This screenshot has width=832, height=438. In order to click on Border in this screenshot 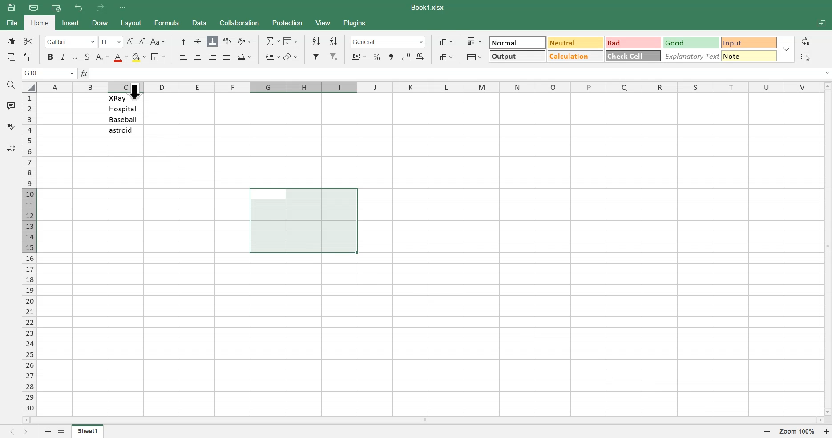, I will do `click(158, 57)`.